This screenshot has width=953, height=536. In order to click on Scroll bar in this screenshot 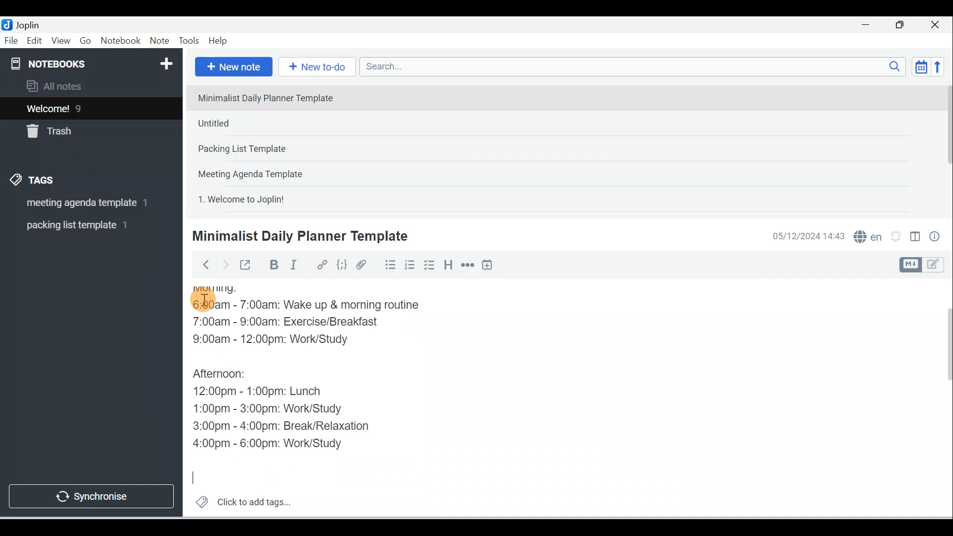, I will do `click(942, 398)`.